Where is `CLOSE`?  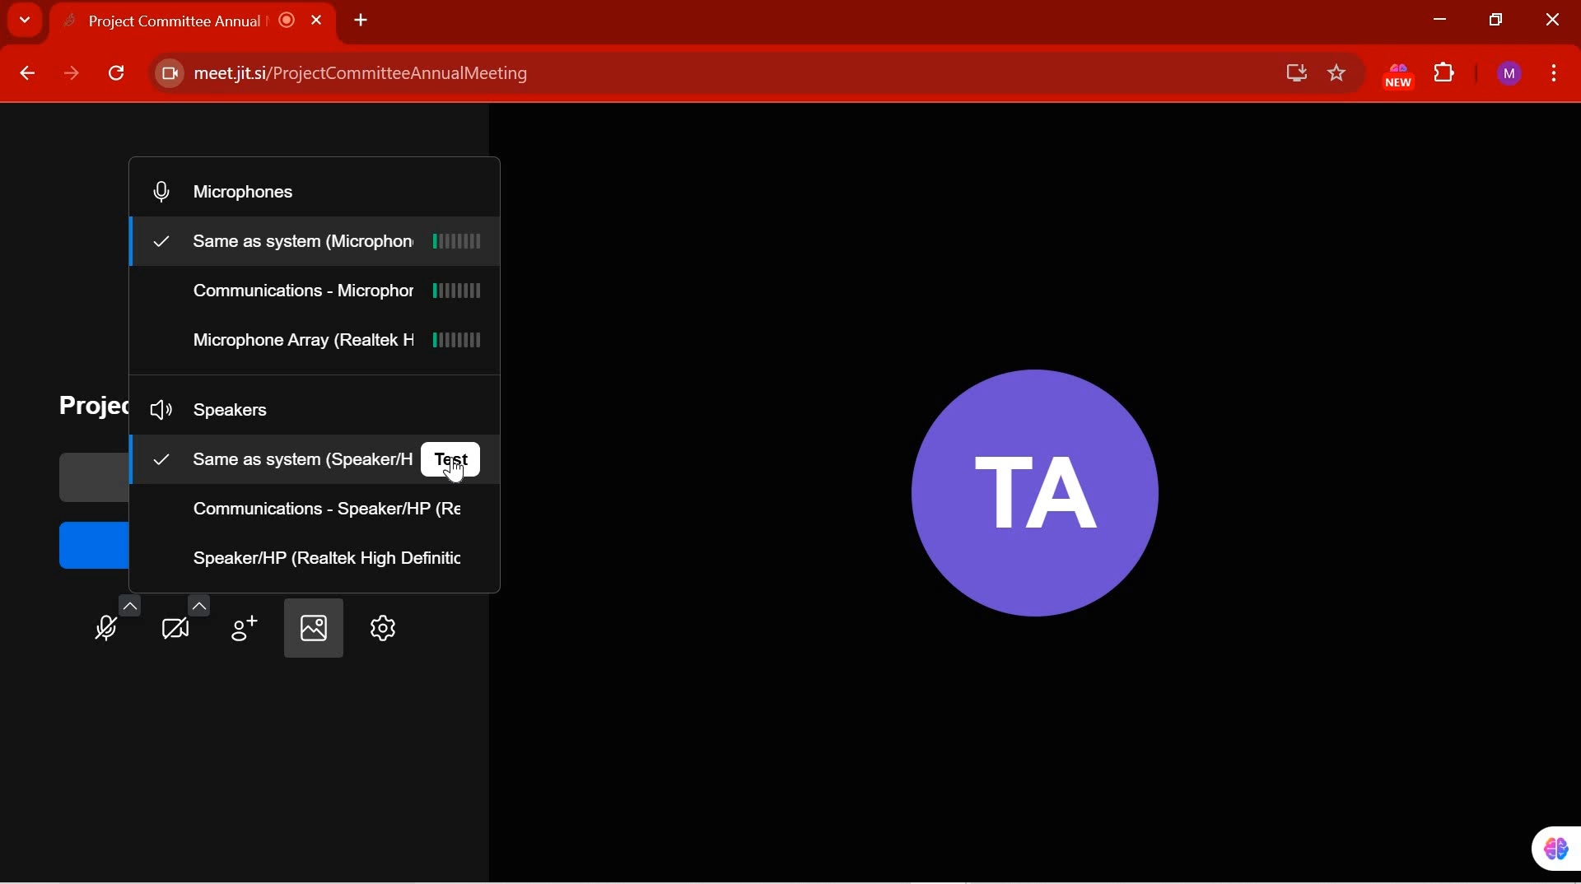
CLOSE is located at coordinates (1550, 21).